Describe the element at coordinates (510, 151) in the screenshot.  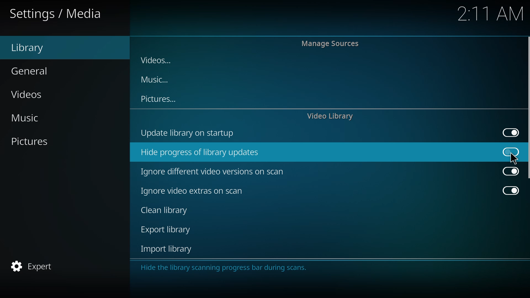
I see `click to enable` at that location.